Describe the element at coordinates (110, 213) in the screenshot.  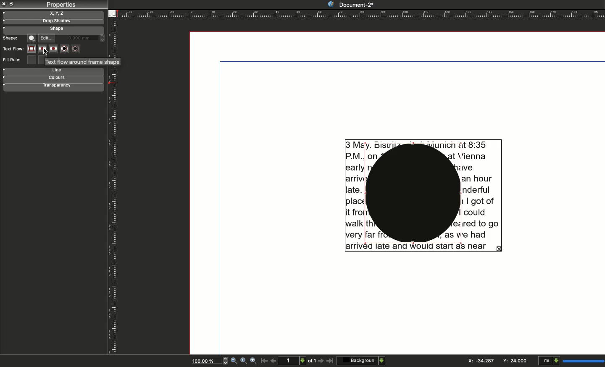
I see `Ruler` at that location.